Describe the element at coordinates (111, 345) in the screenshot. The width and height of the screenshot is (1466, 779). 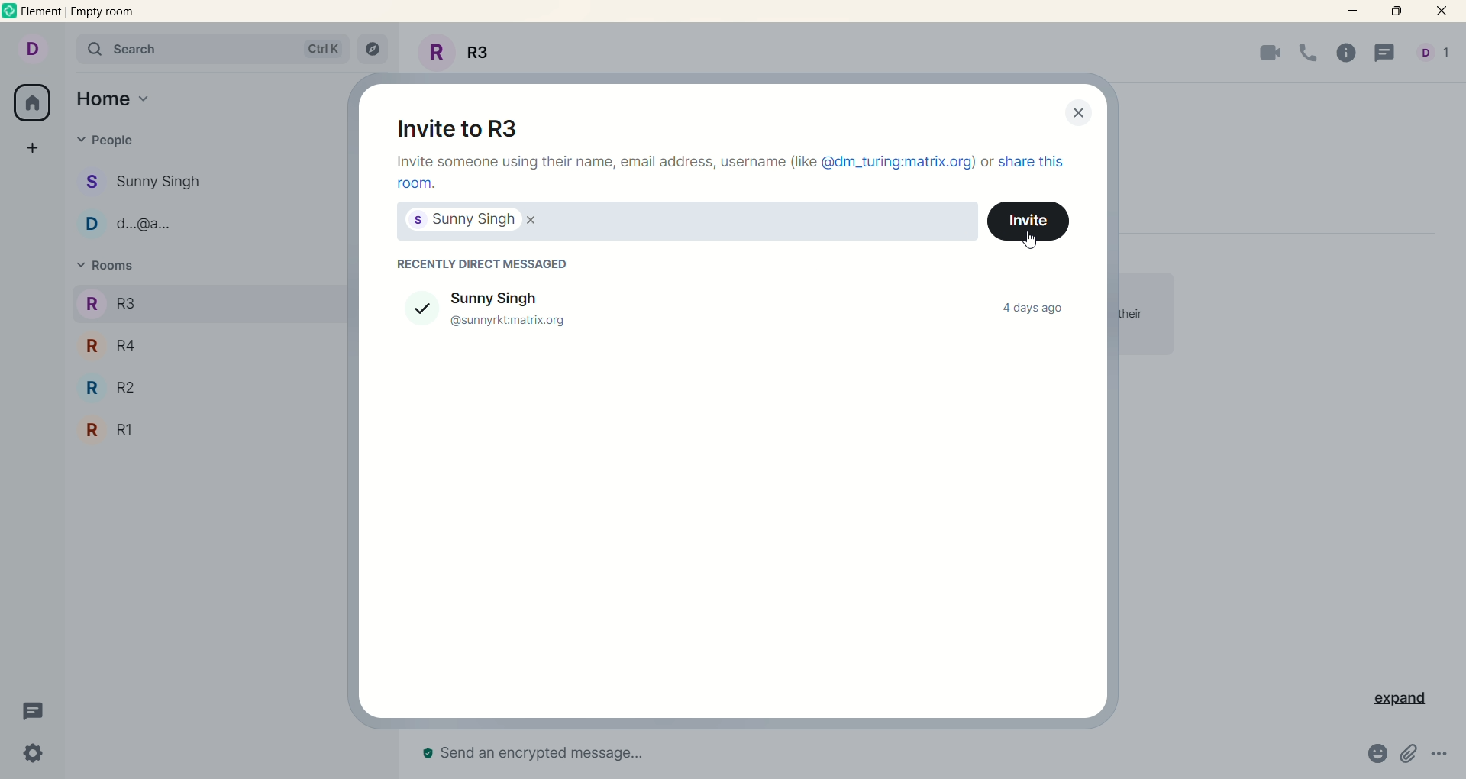
I see `R R4` at that location.